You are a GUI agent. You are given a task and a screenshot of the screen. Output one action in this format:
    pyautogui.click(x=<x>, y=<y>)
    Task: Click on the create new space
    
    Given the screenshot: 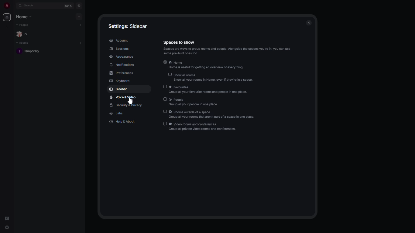 What is the action you would take?
    pyautogui.click(x=7, y=27)
    